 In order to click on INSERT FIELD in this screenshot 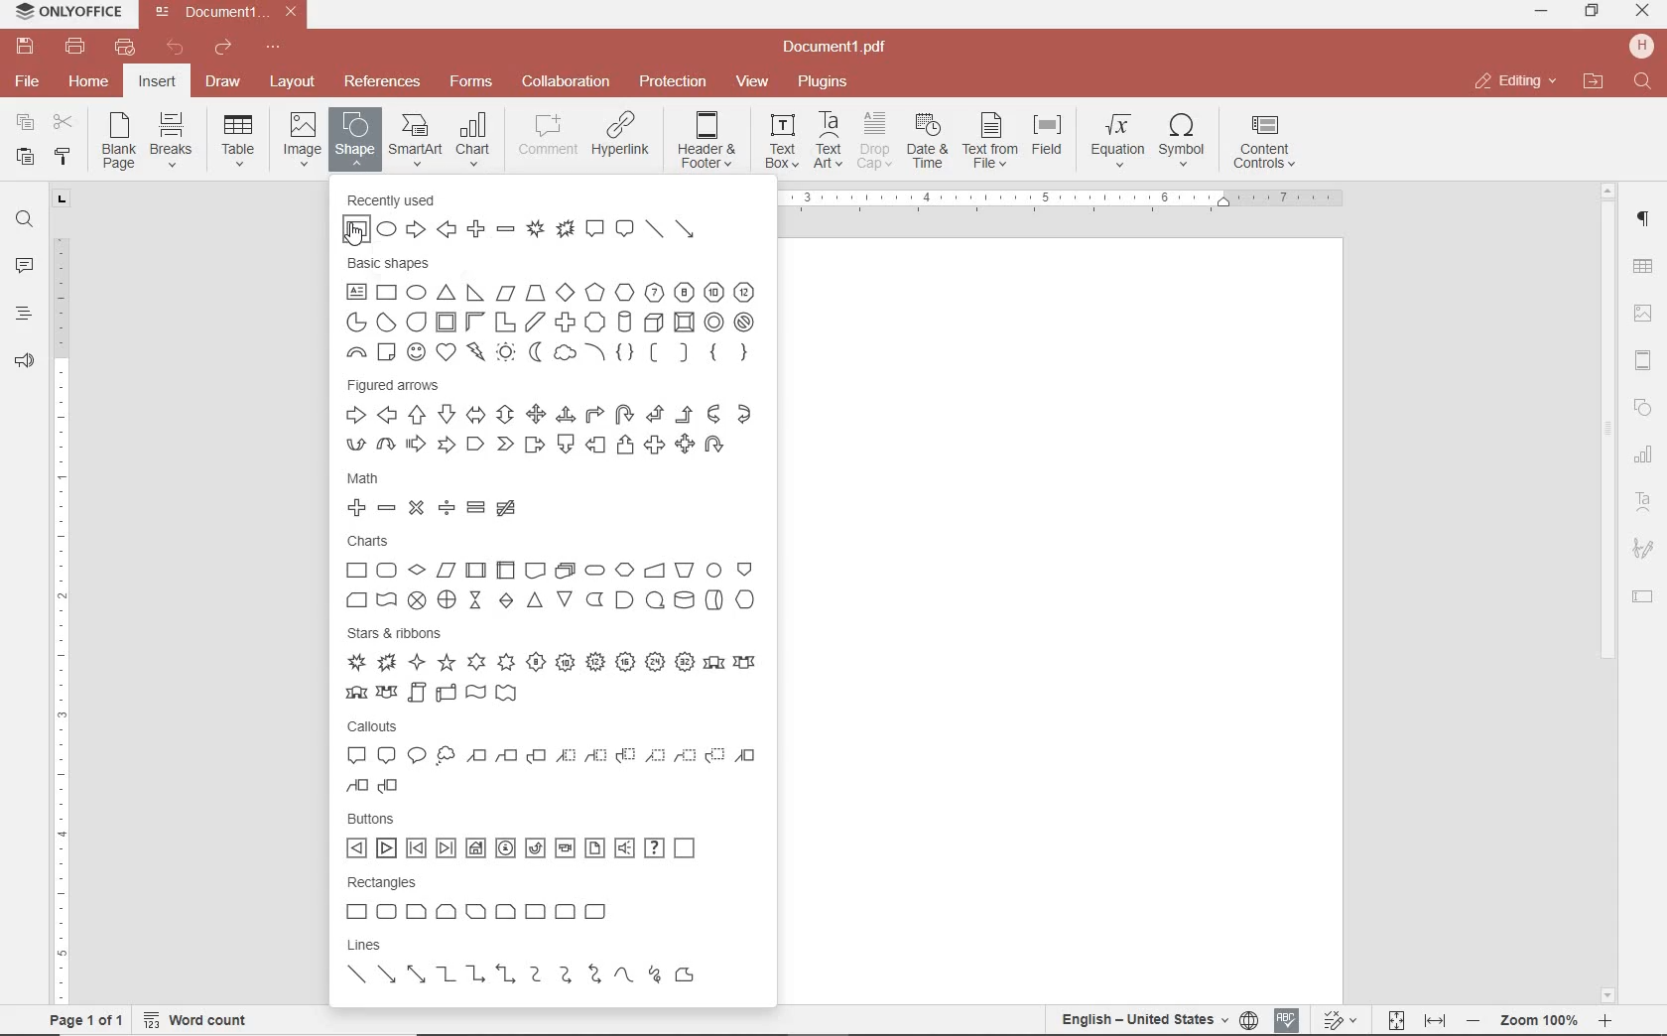, I will do `click(1049, 135)`.